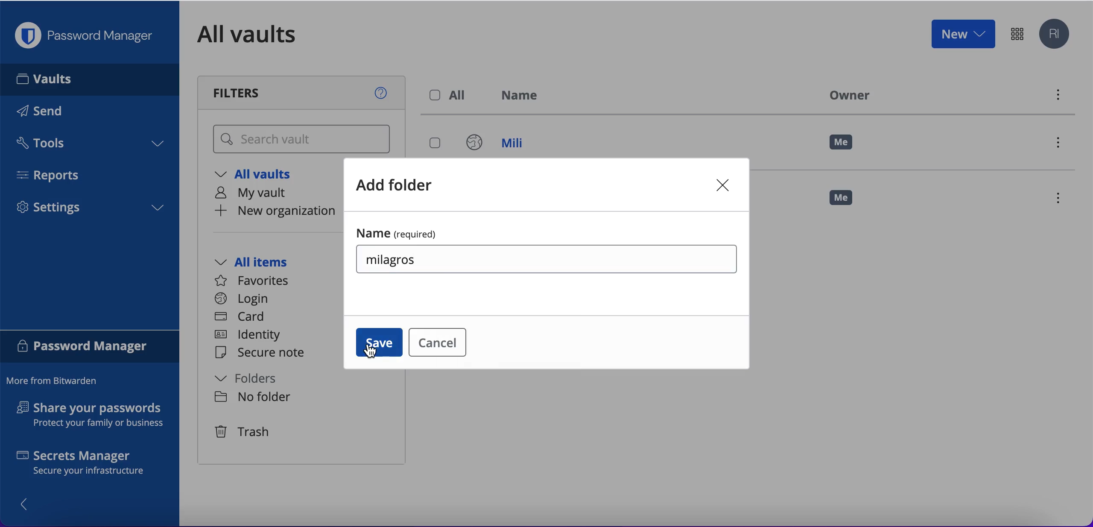  What do you see at coordinates (29, 504) in the screenshot?
I see `show/hide panel` at bounding box center [29, 504].